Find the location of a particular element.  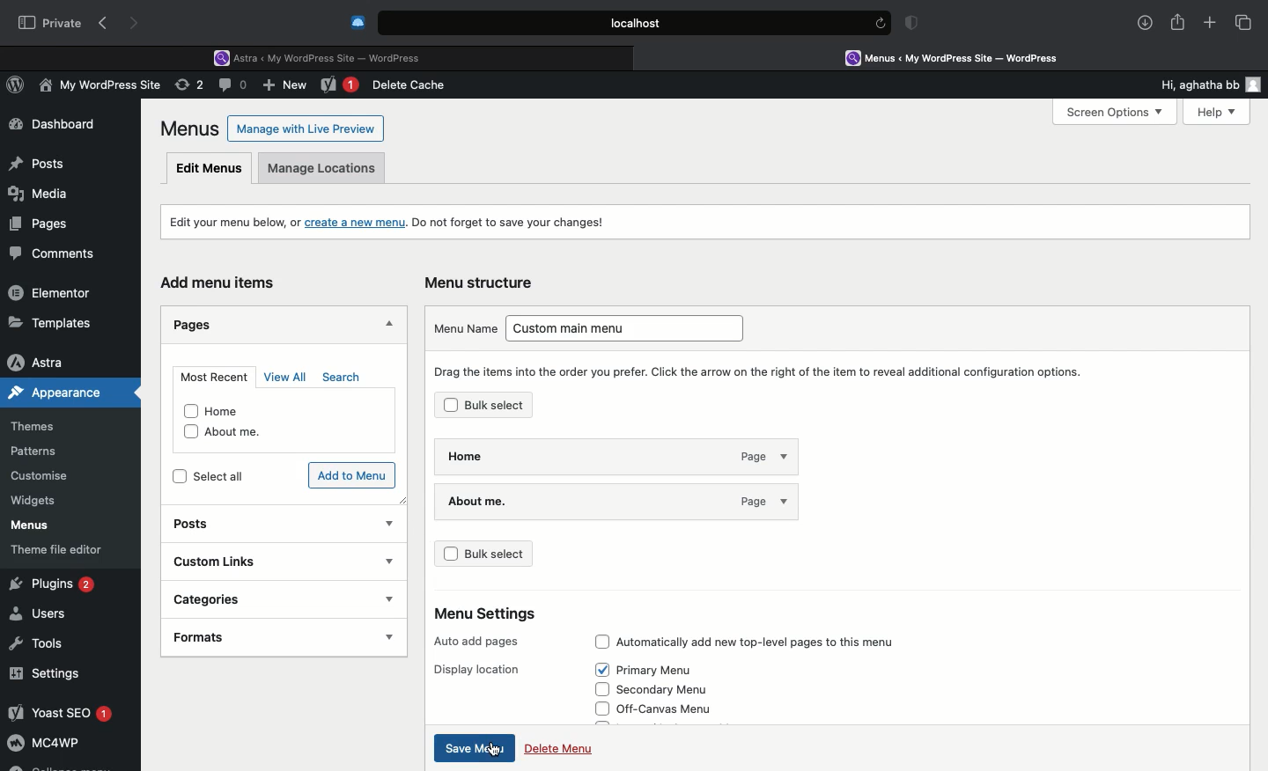

Elementor is located at coordinates (53, 292).